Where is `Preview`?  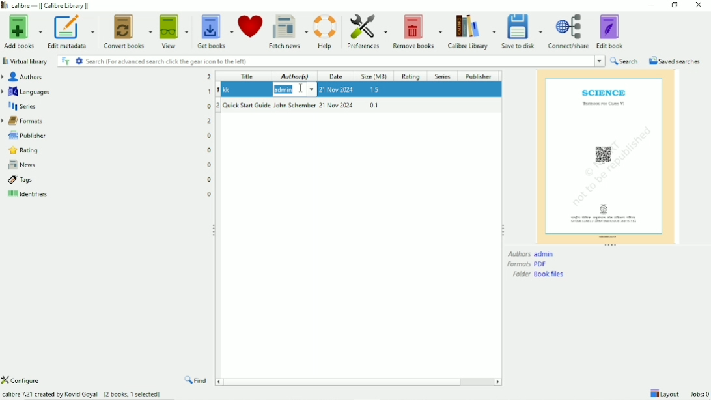 Preview is located at coordinates (607, 156).